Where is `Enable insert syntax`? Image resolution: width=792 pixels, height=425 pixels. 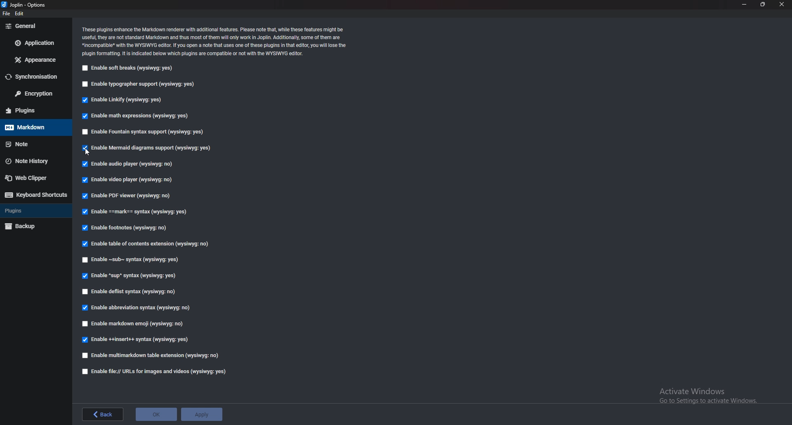
Enable insert syntax is located at coordinates (139, 339).